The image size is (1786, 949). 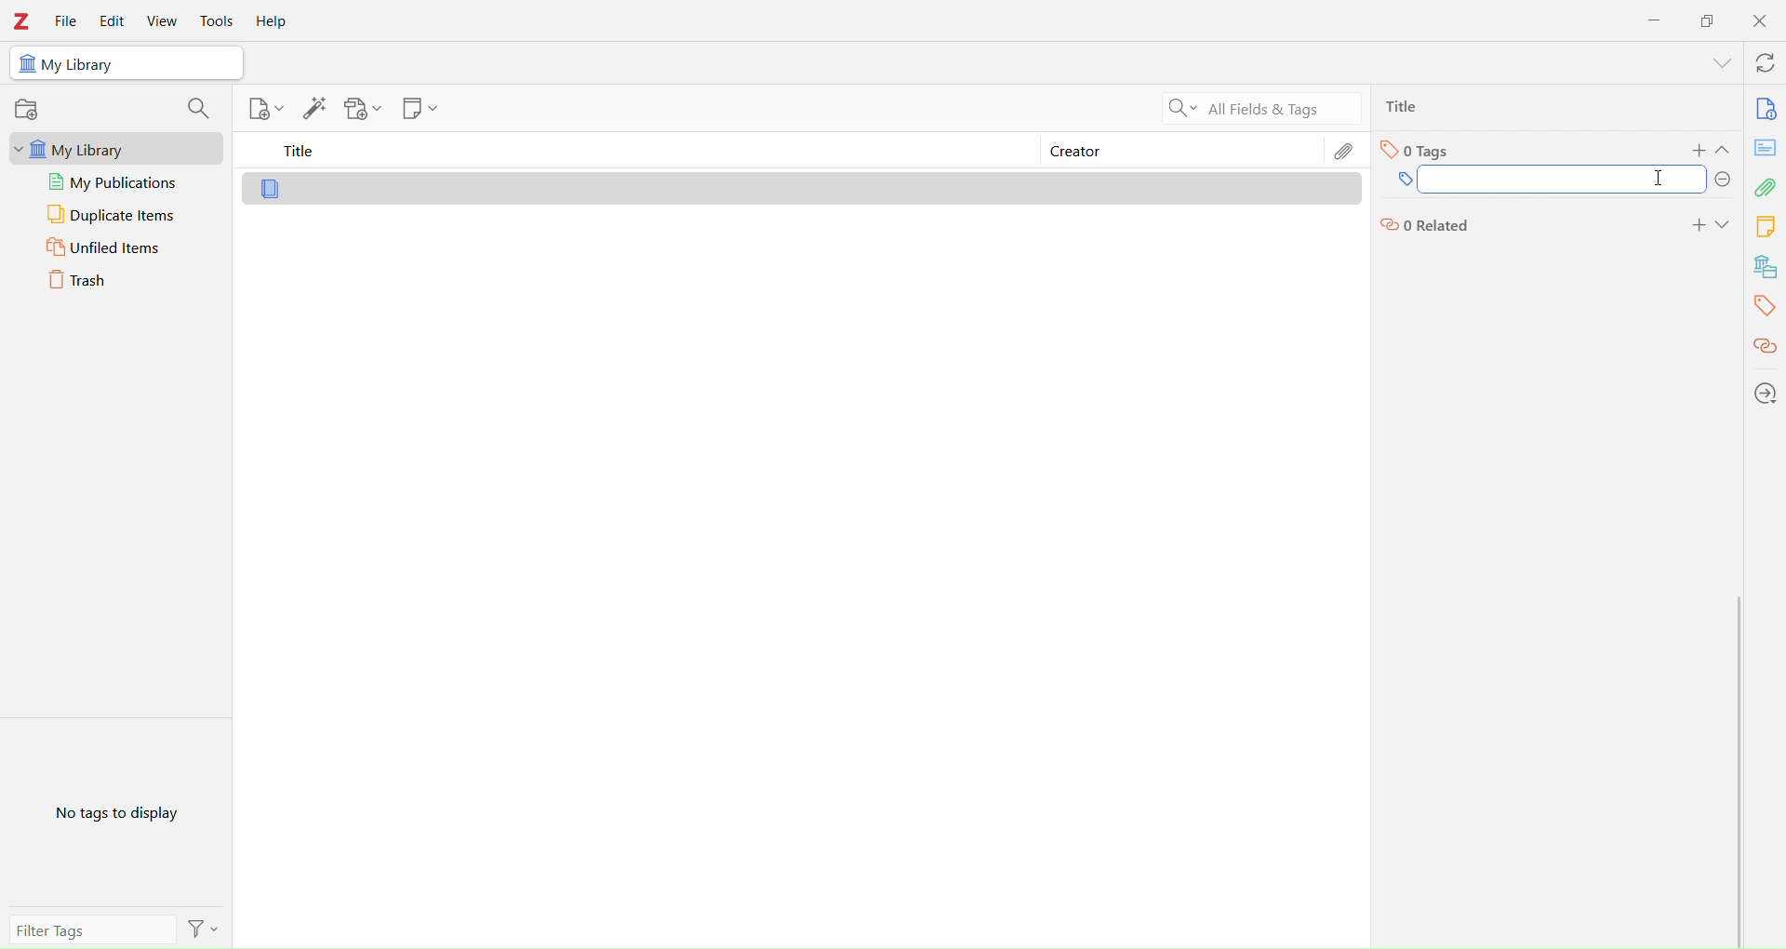 I want to click on record, so click(x=26, y=111).